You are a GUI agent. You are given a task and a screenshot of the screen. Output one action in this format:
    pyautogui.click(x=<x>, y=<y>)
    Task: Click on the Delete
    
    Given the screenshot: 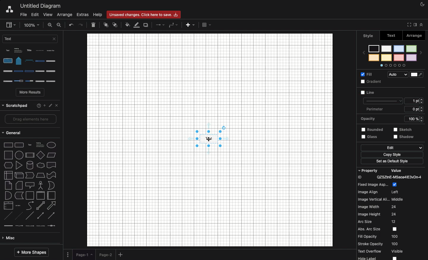 What is the action you would take?
    pyautogui.click(x=93, y=25)
    